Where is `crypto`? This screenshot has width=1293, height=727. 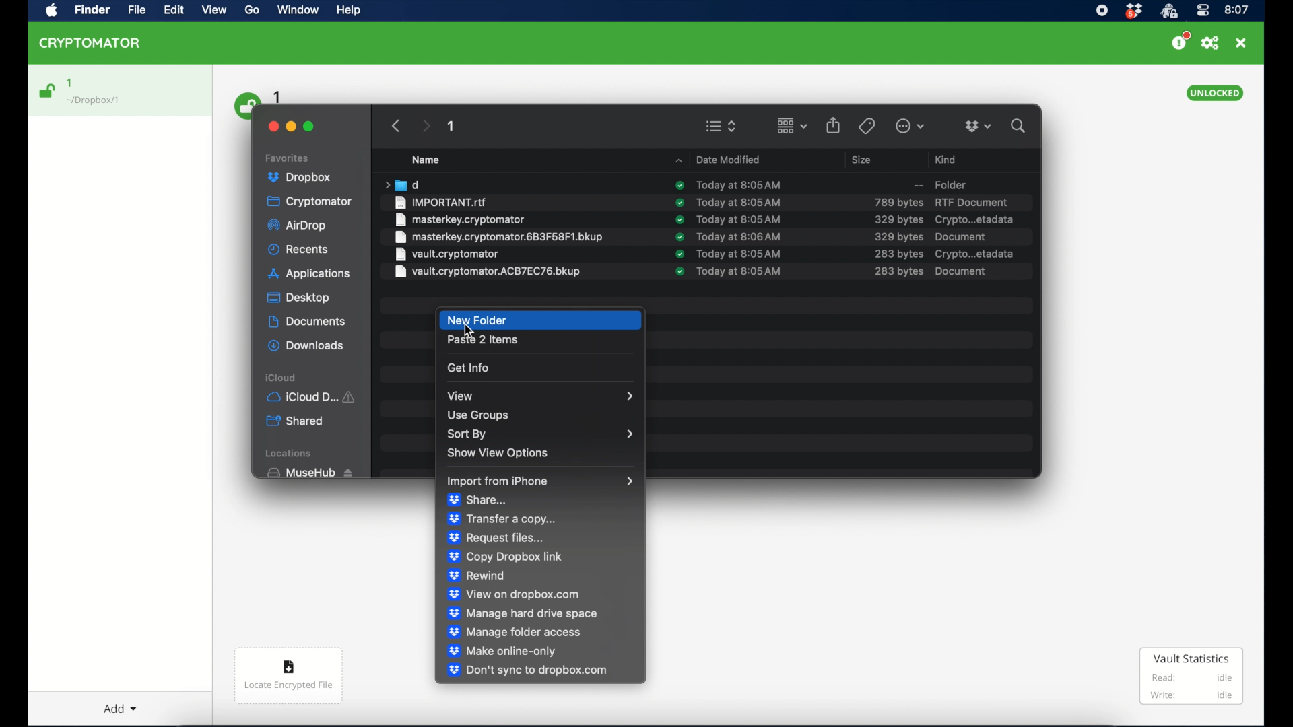
crypto is located at coordinates (976, 254).